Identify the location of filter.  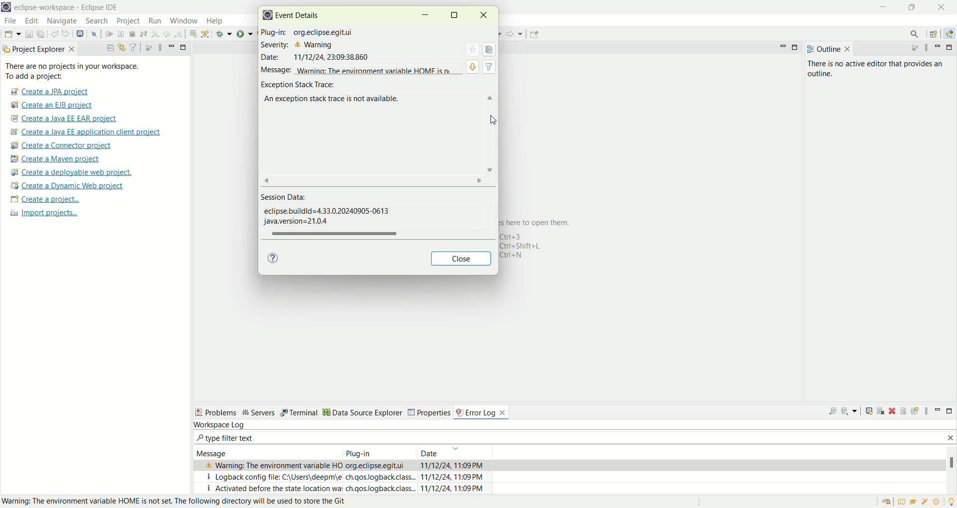
(490, 67).